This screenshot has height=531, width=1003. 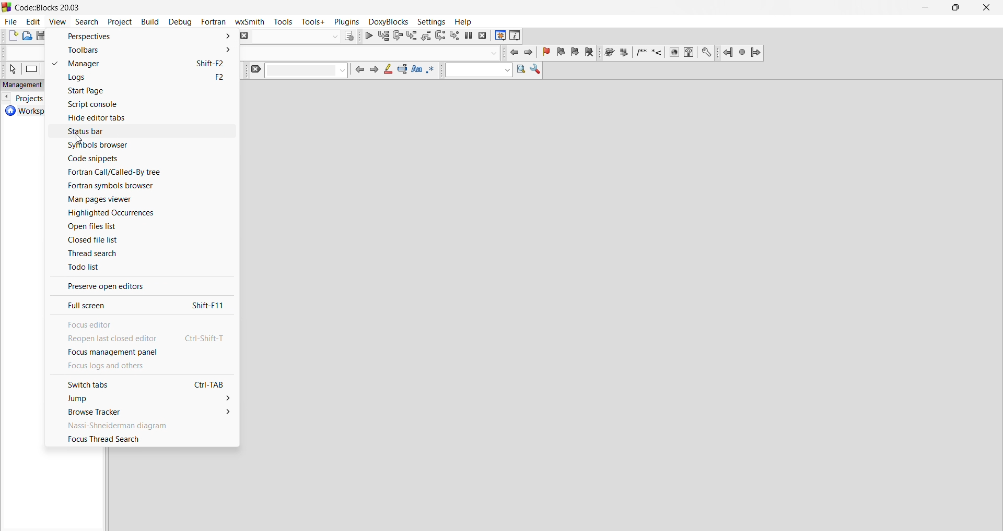 What do you see at coordinates (143, 268) in the screenshot?
I see `todo list` at bounding box center [143, 268].